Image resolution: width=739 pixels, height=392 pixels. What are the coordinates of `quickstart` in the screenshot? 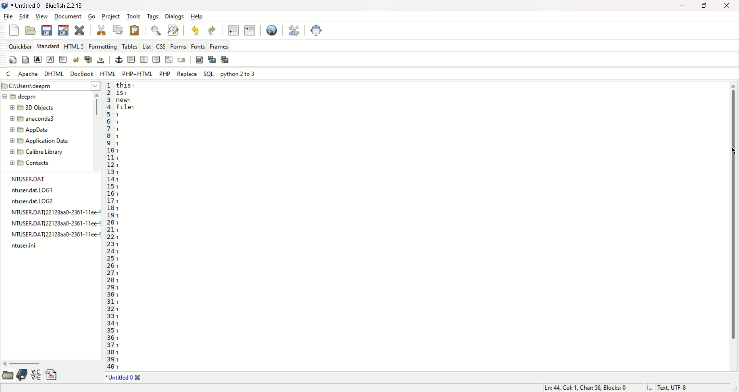 It's located at (12, 61).